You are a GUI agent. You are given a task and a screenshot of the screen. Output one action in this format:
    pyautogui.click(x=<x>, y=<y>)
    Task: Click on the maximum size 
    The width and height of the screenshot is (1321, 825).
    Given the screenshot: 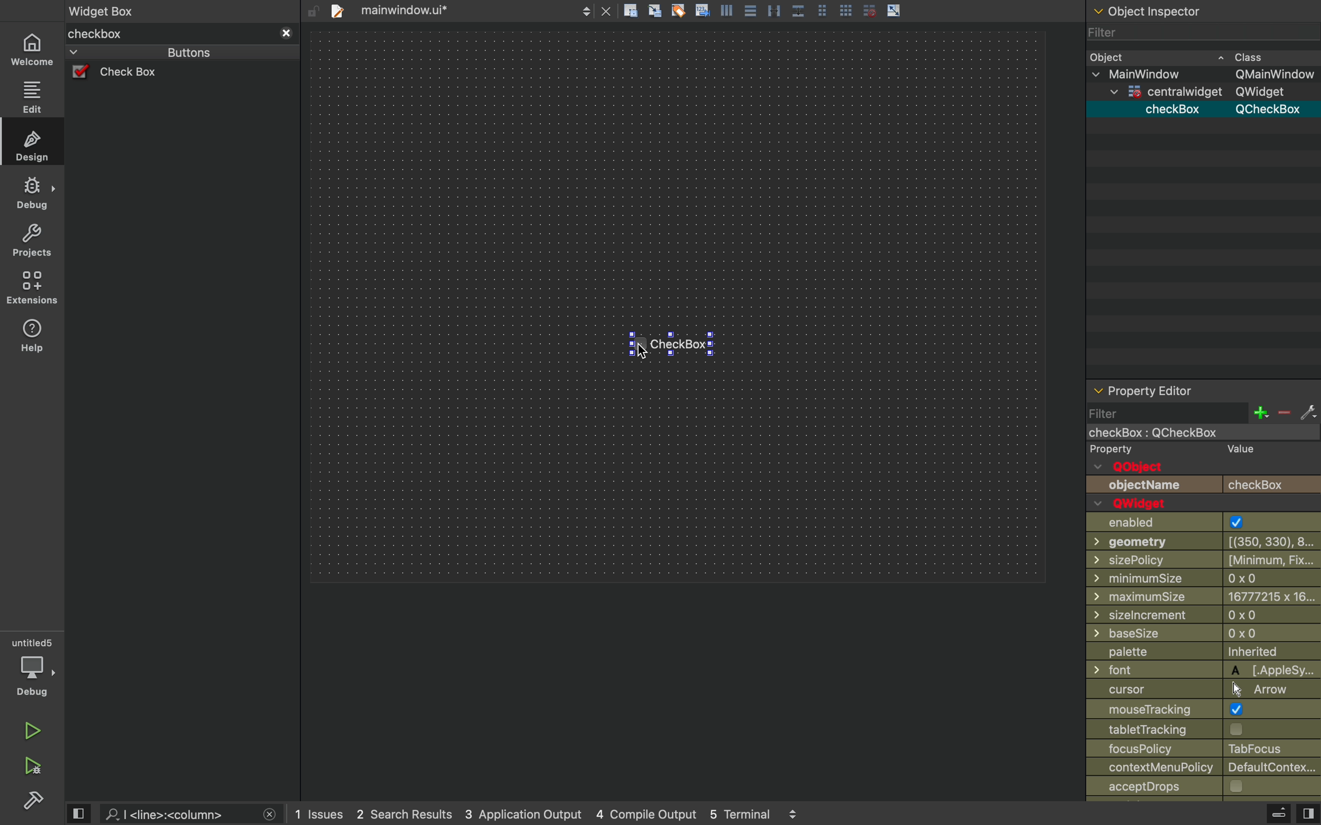 What is the action you would take?
    pyautogui.click(x=1204, y=596)
    